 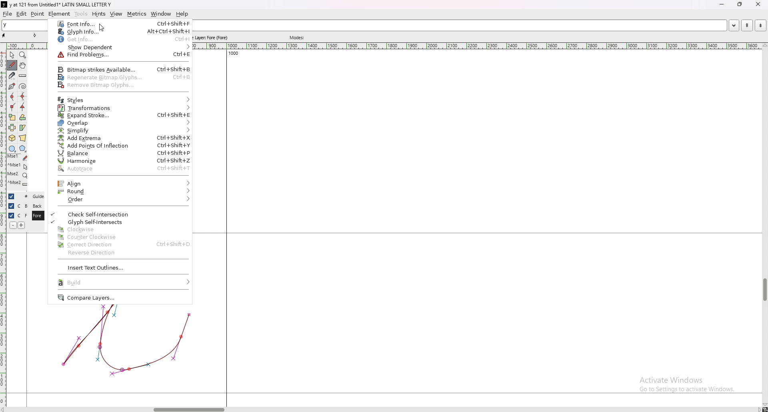 I want to click on scroll right, so click(x=5, y=409).